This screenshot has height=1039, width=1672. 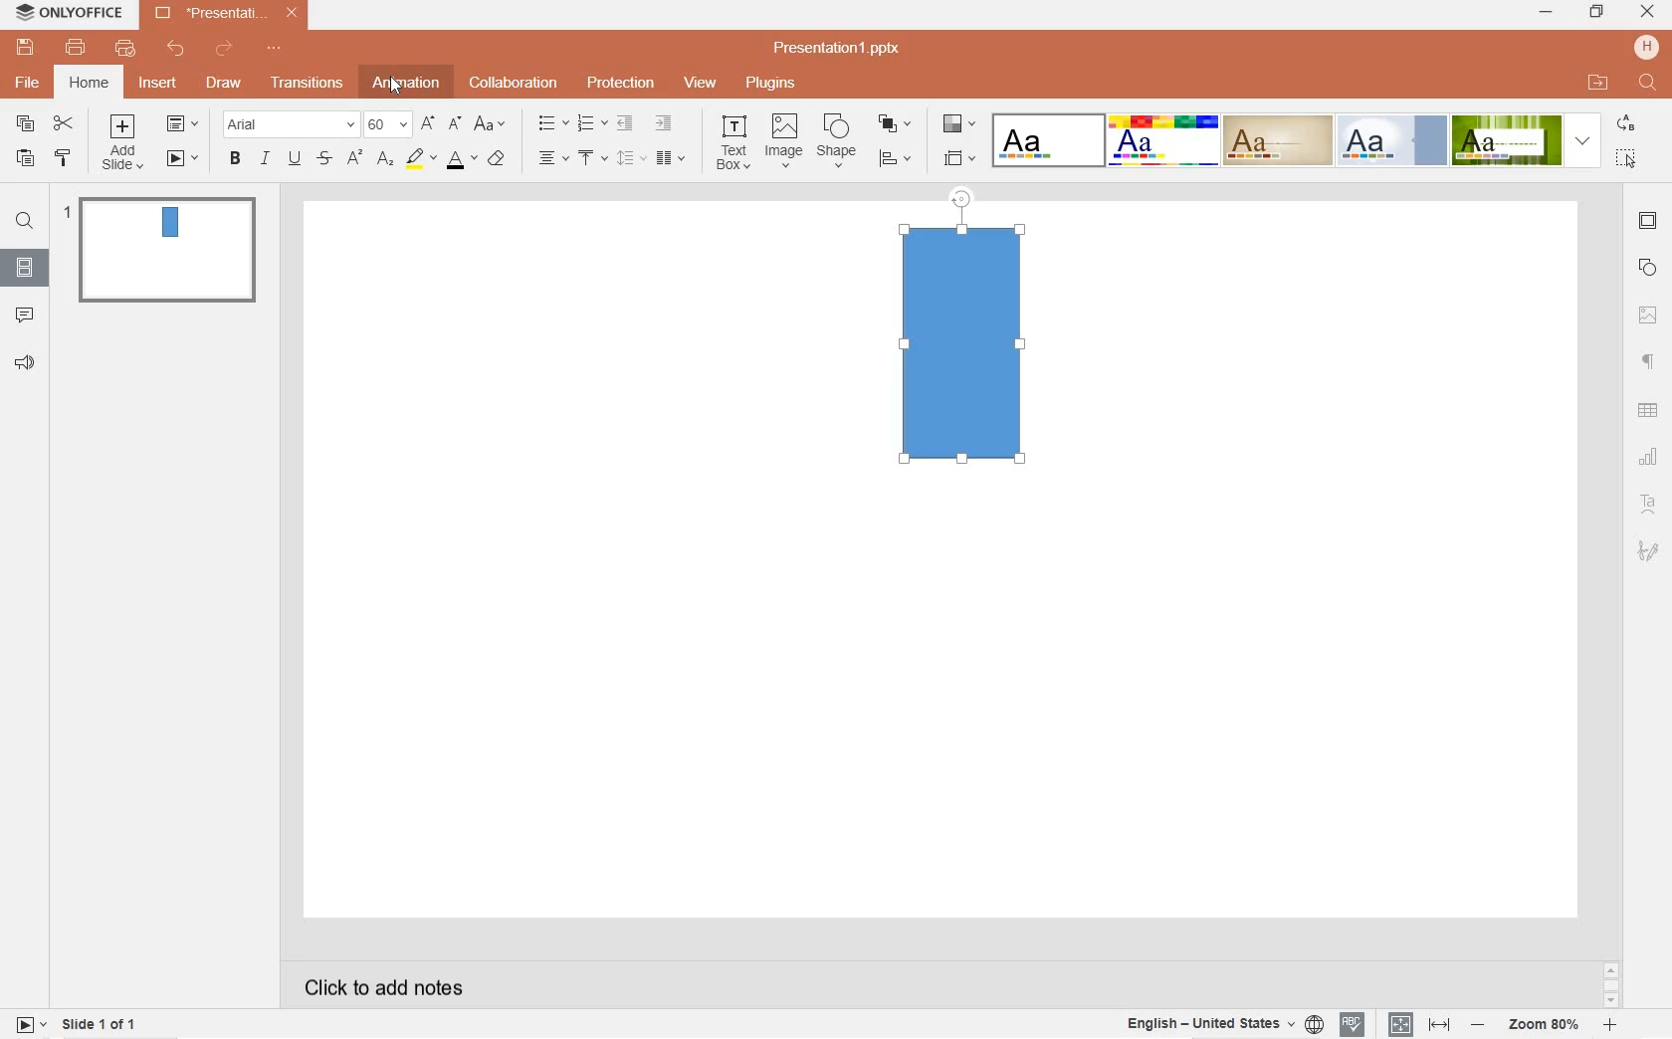 I want to click on find, so click(x=24, y=224).